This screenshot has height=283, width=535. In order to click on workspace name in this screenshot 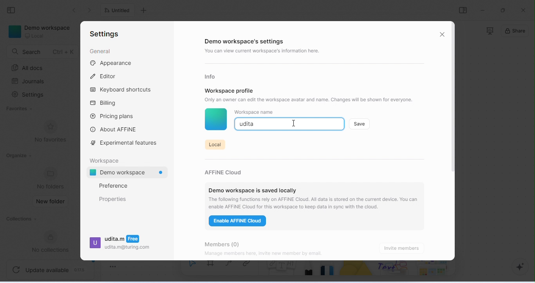, I will do `click(254, 112)`.